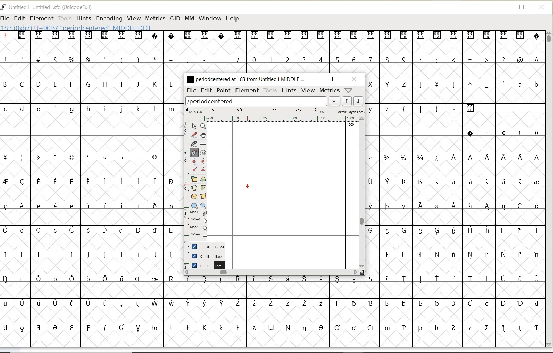 This screenshot has width=553, height=353. I want to click on EDIT, so click(19, 19).